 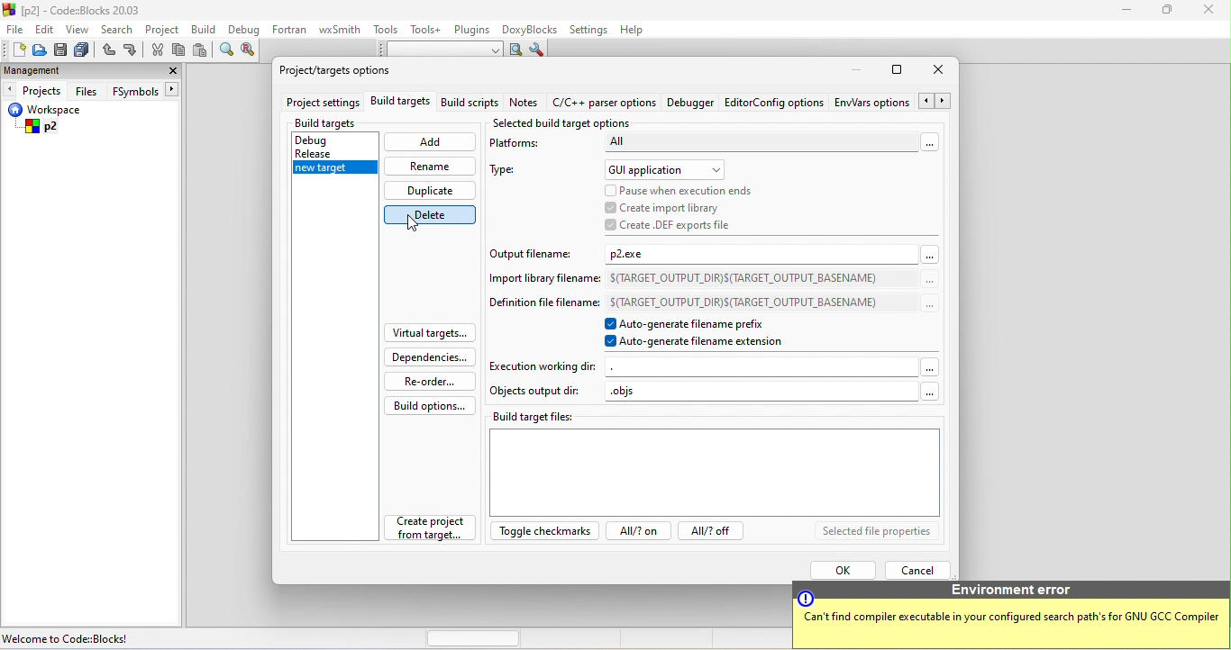 I want to click on tools++, so click(x=429, y=31).